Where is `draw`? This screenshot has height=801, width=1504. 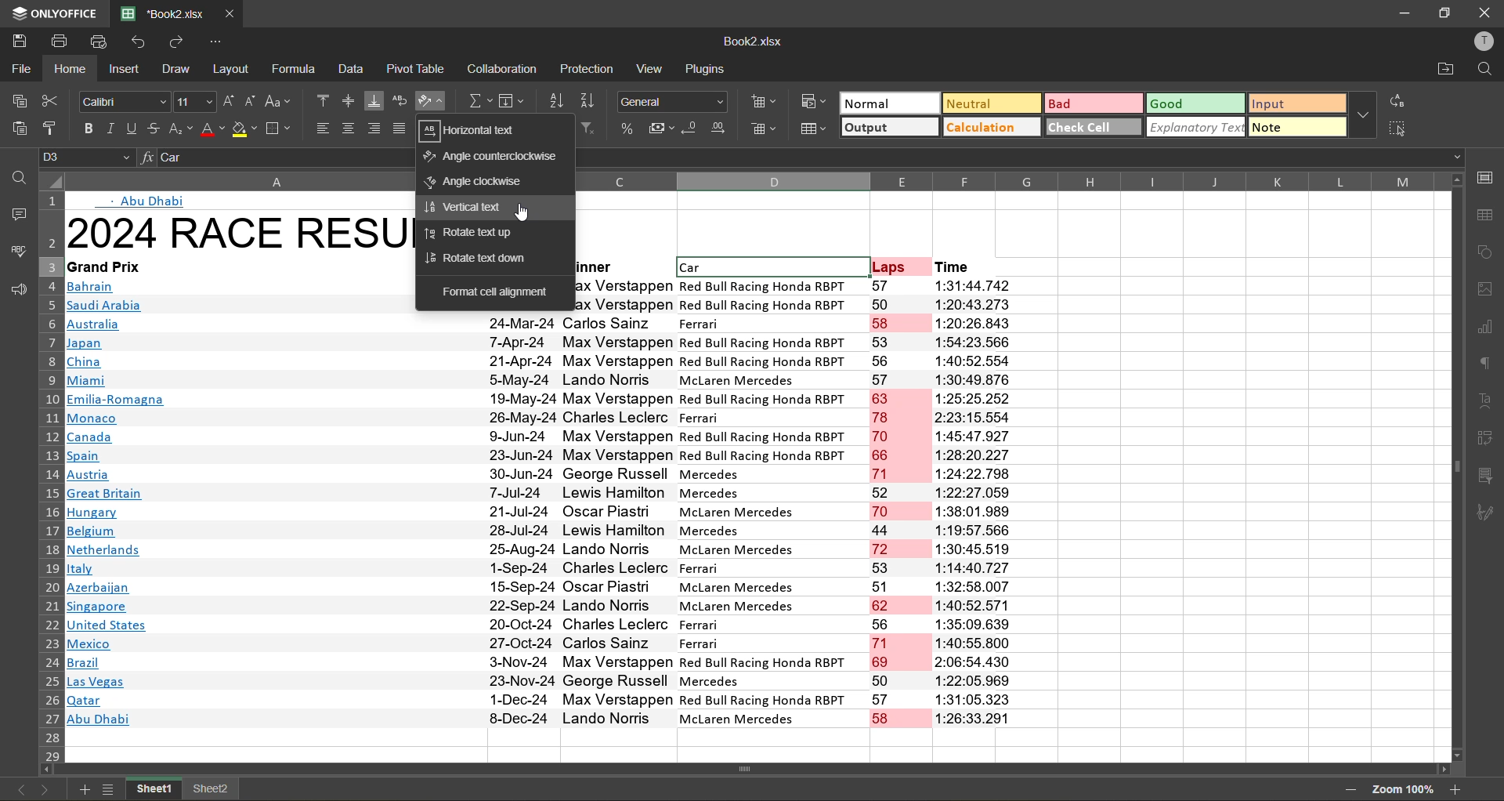
draw is located at coordinates (179, 71).